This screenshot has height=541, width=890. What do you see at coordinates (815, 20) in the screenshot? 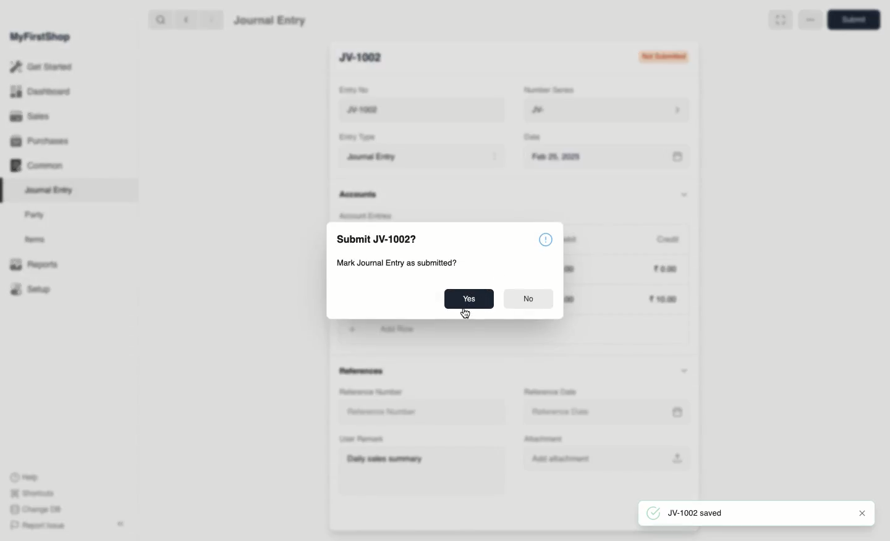
I see `Full width toggle` at bounding box center [815, 20].